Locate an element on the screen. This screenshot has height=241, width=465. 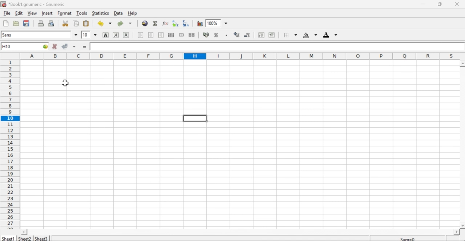
scroll right is located at coordinates (456, 232).